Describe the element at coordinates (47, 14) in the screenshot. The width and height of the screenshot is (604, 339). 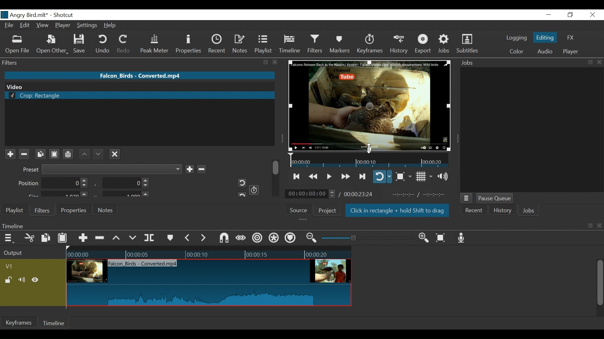
I see `title` at that location.